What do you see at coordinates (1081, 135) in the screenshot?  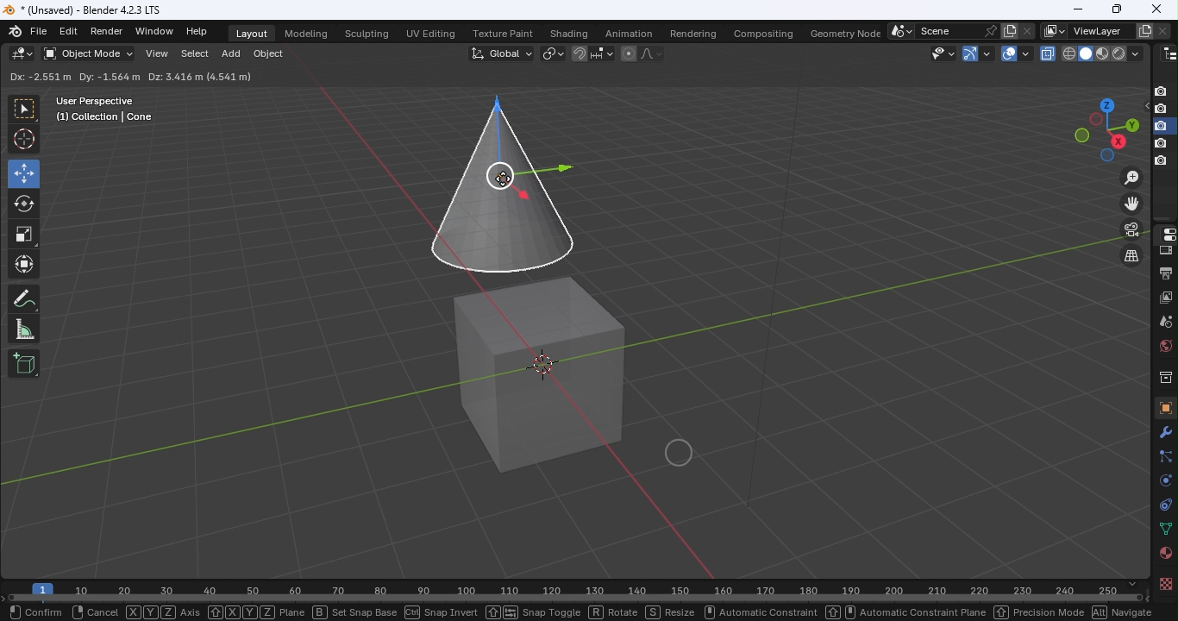 I see `Rotate the view` at bounding box center [1081, 135].